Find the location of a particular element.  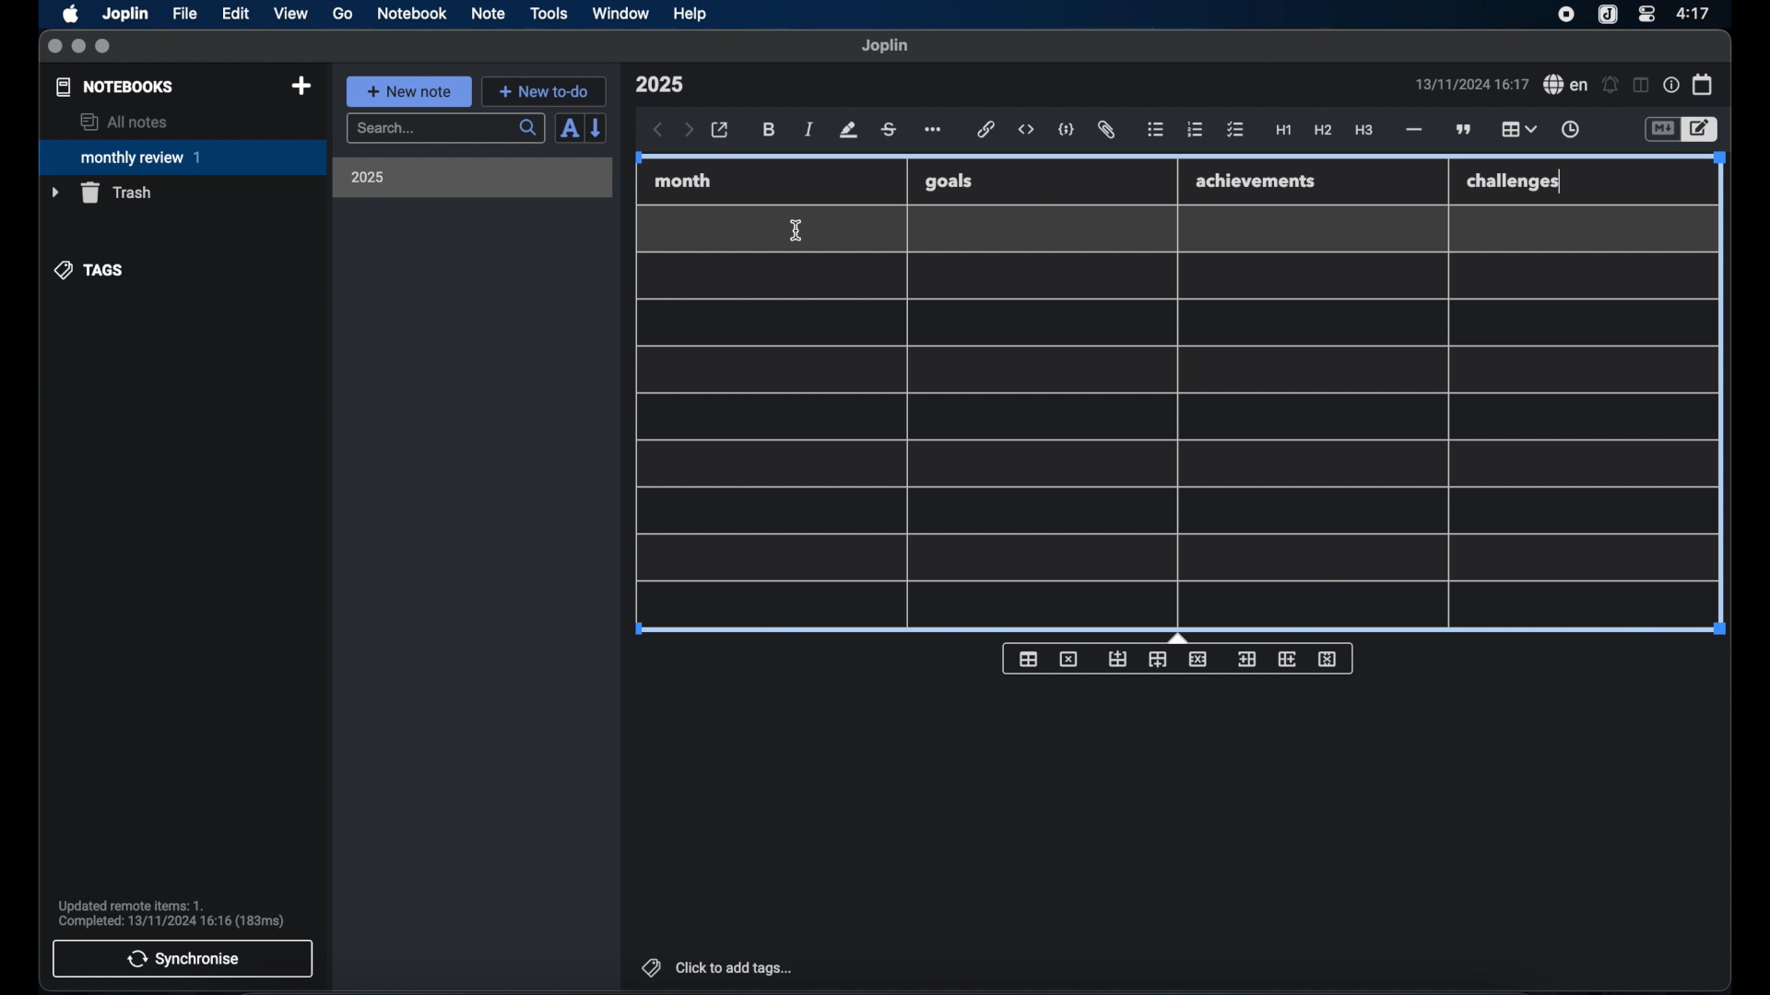

back is located at coordinates (658, 130).